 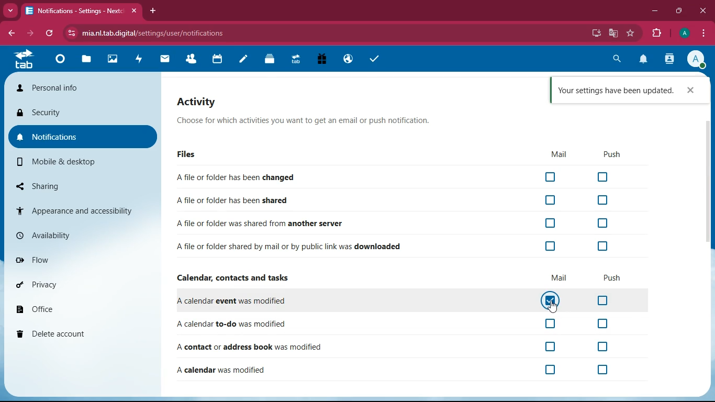 I want to click on Choose for which activities you want to get an email or push notification., so click(x=322, y=121).